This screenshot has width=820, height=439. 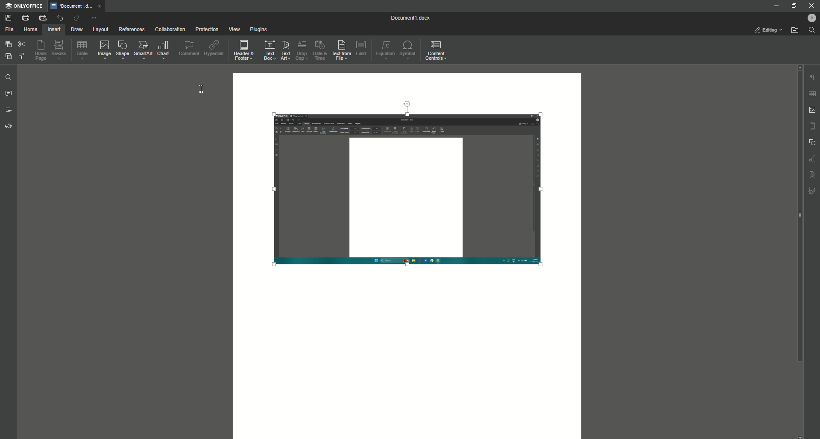 What do you see at coordinates (269, 51) in the screenshot?
I see `Text Box` at bounding box center [269, 51].